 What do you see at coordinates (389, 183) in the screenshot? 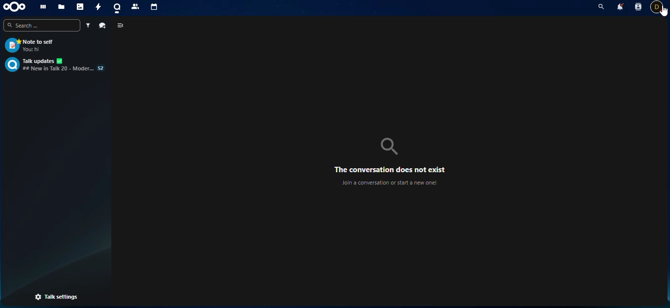
I see `Join a conversation or start a new one!` at bounding box center [389, 183].